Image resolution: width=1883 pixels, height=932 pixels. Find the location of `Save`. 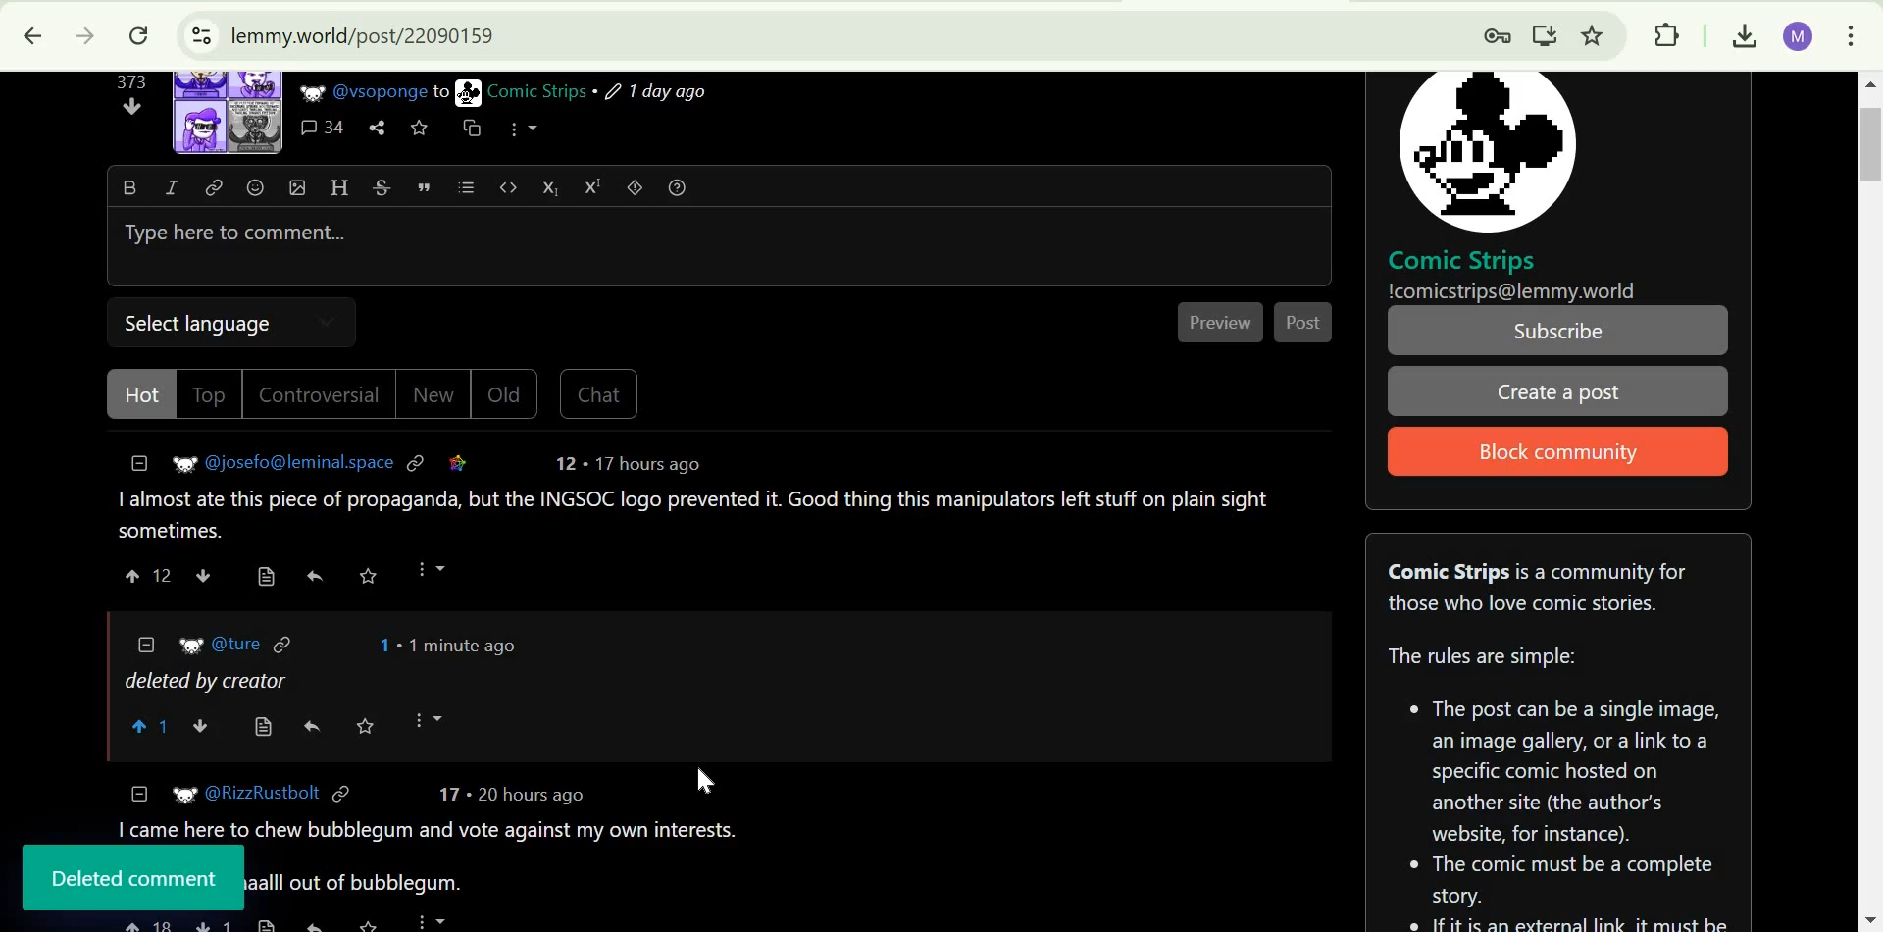

Save is located at coordinates (419, 129).